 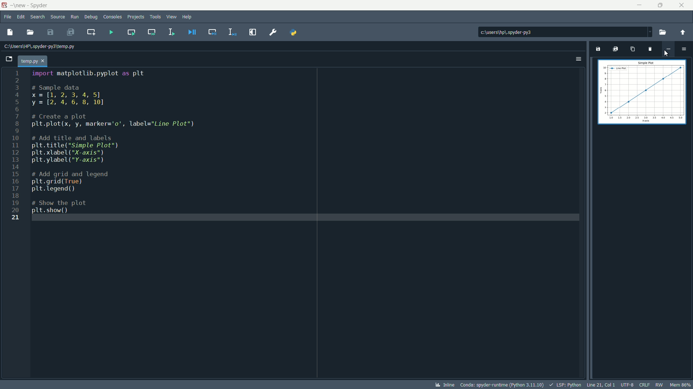 I want to click on options, so click(x=579, y=58).